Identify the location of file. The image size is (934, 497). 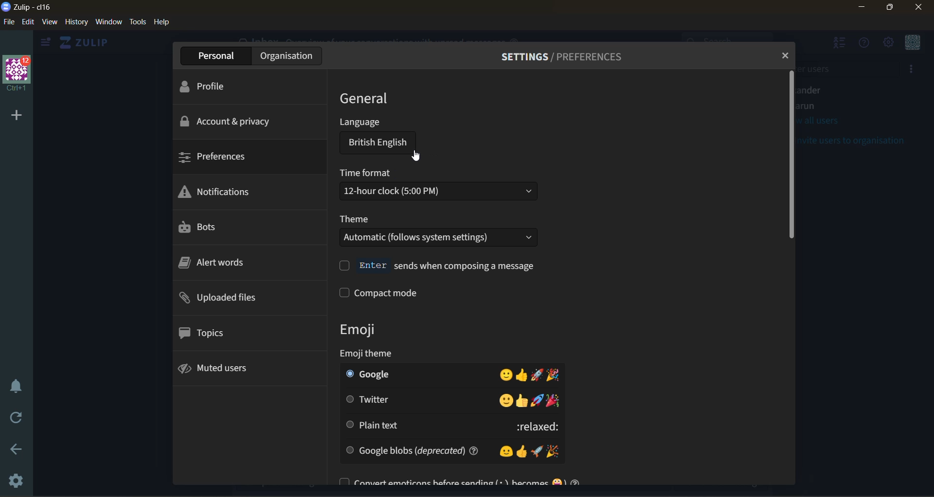
(8, 22).